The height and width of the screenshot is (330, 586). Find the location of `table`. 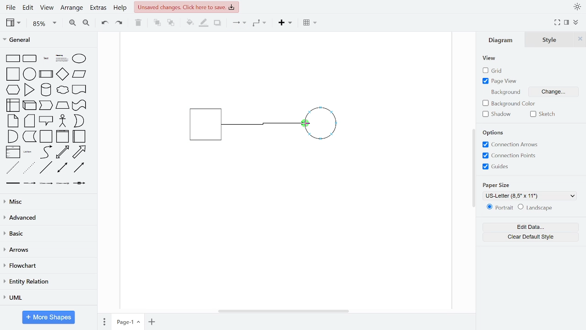

table is located at coordinates (311, 23).